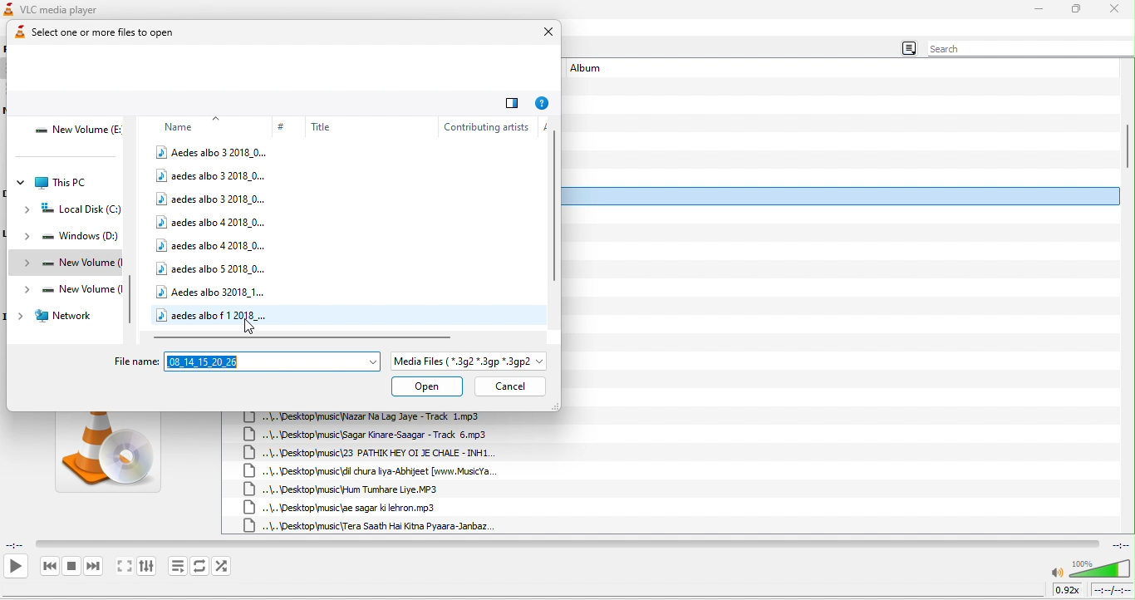 This screenshot has height=600, width=1135. What do you see at coordinates (124, 568) in the screenshot?
I see `toggle the video in  fullscreen` at bounding box center [124, 568].